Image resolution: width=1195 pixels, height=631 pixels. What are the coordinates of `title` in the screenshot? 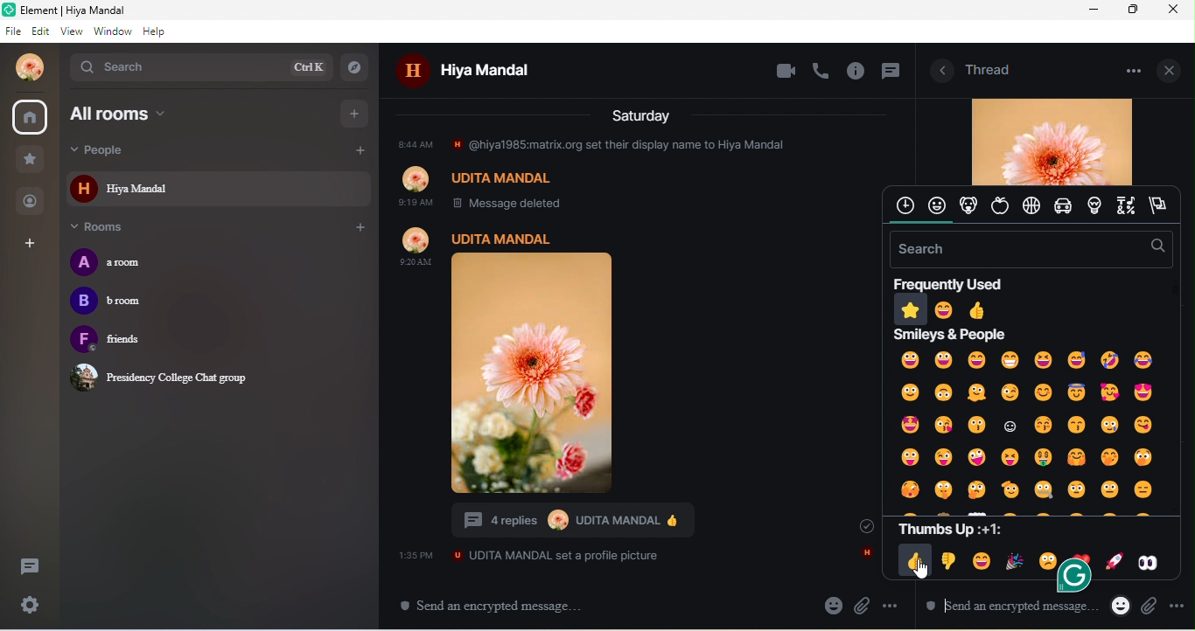 It's located at (88, 10).